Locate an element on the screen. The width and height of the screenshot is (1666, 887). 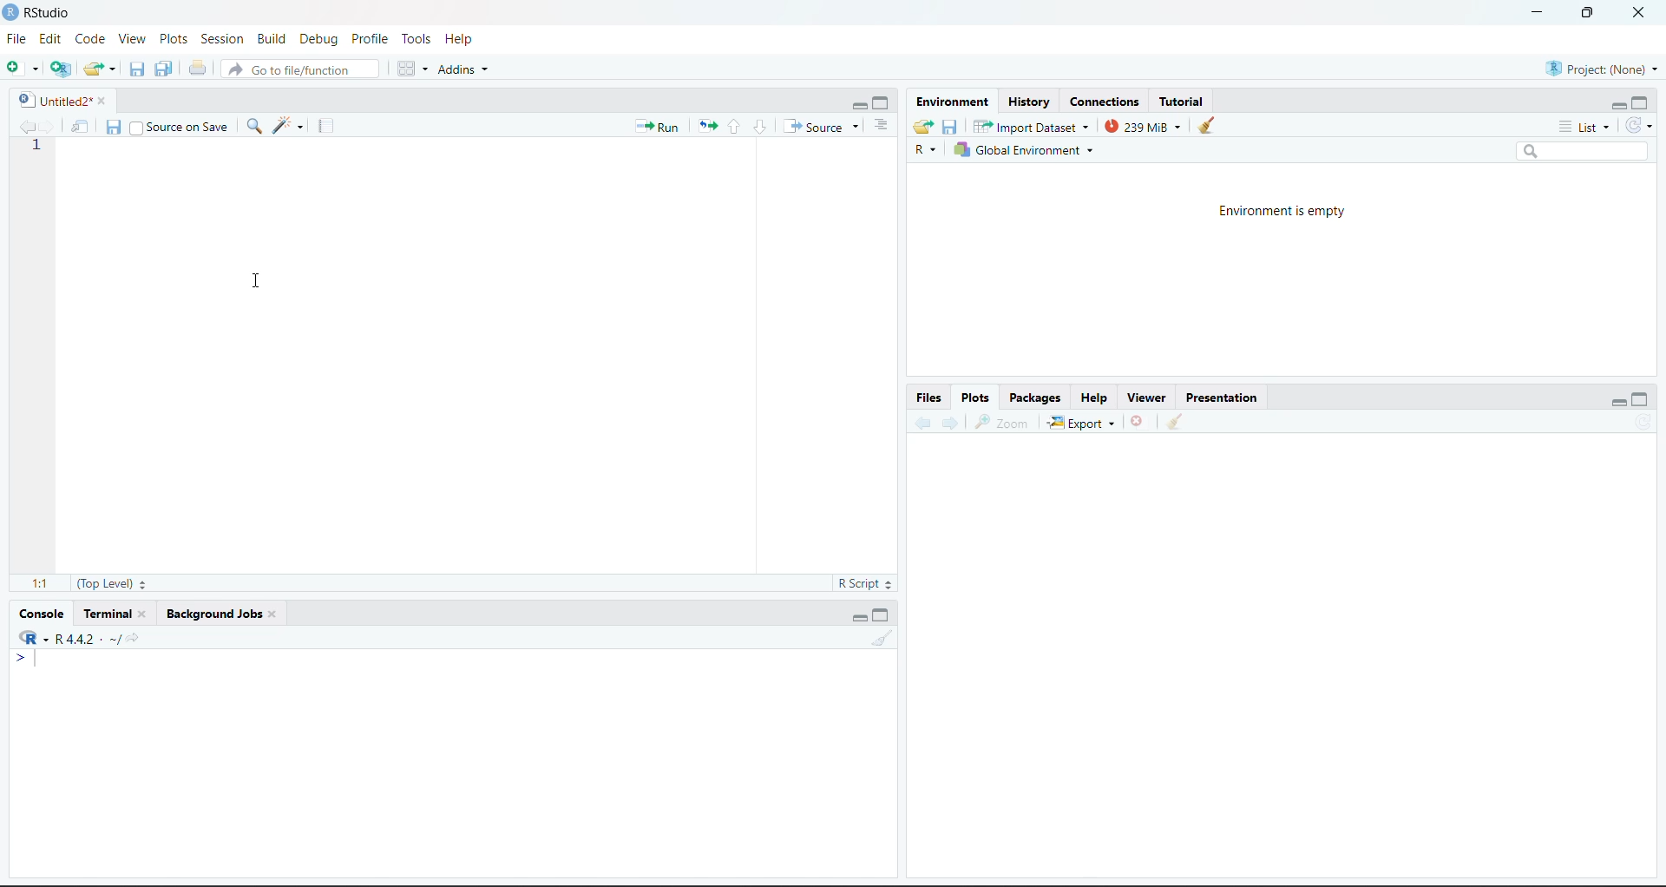
Addins is located at coordinates (466, 69).